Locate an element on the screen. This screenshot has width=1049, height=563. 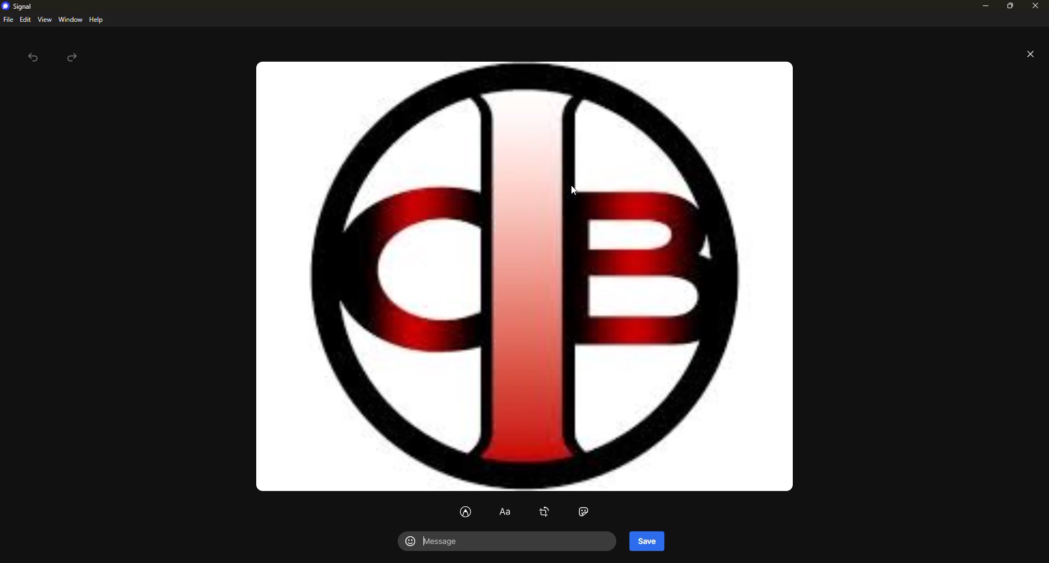
image preview is located at coordinates (529, 275).